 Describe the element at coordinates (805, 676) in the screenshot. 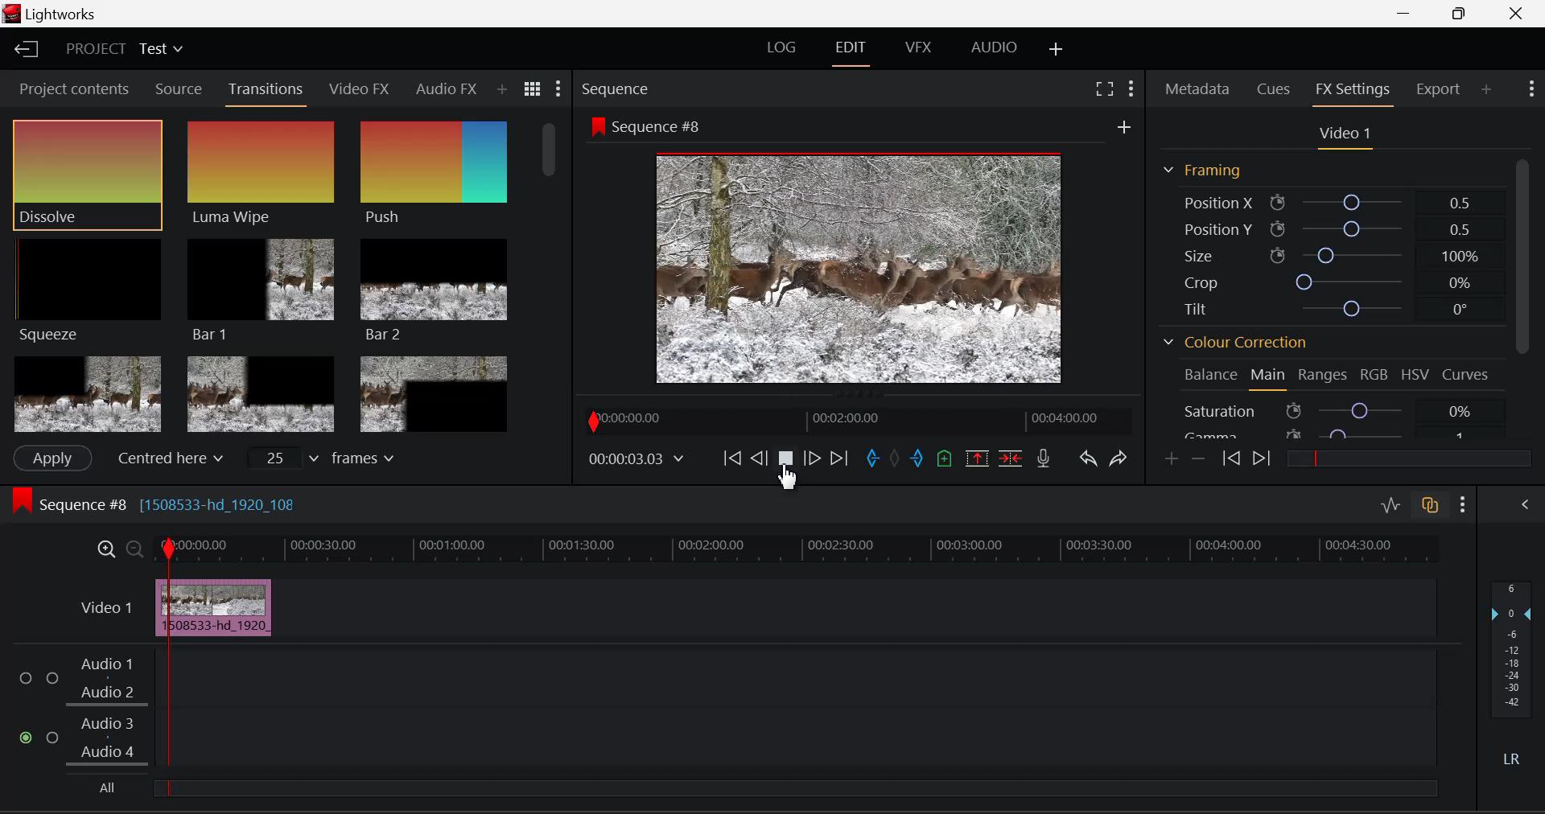

I see `Audio Input Field` at that location.